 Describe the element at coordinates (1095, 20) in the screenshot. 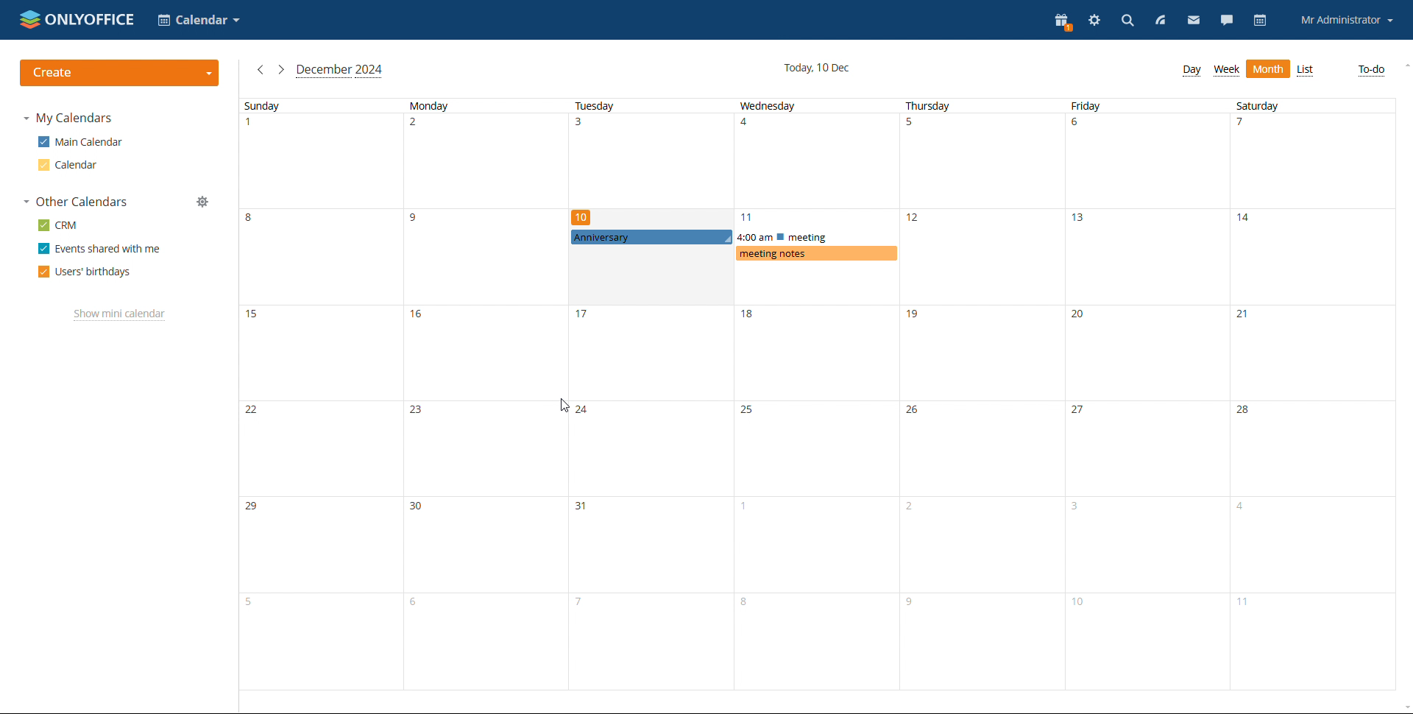

I see `settings` at that location.